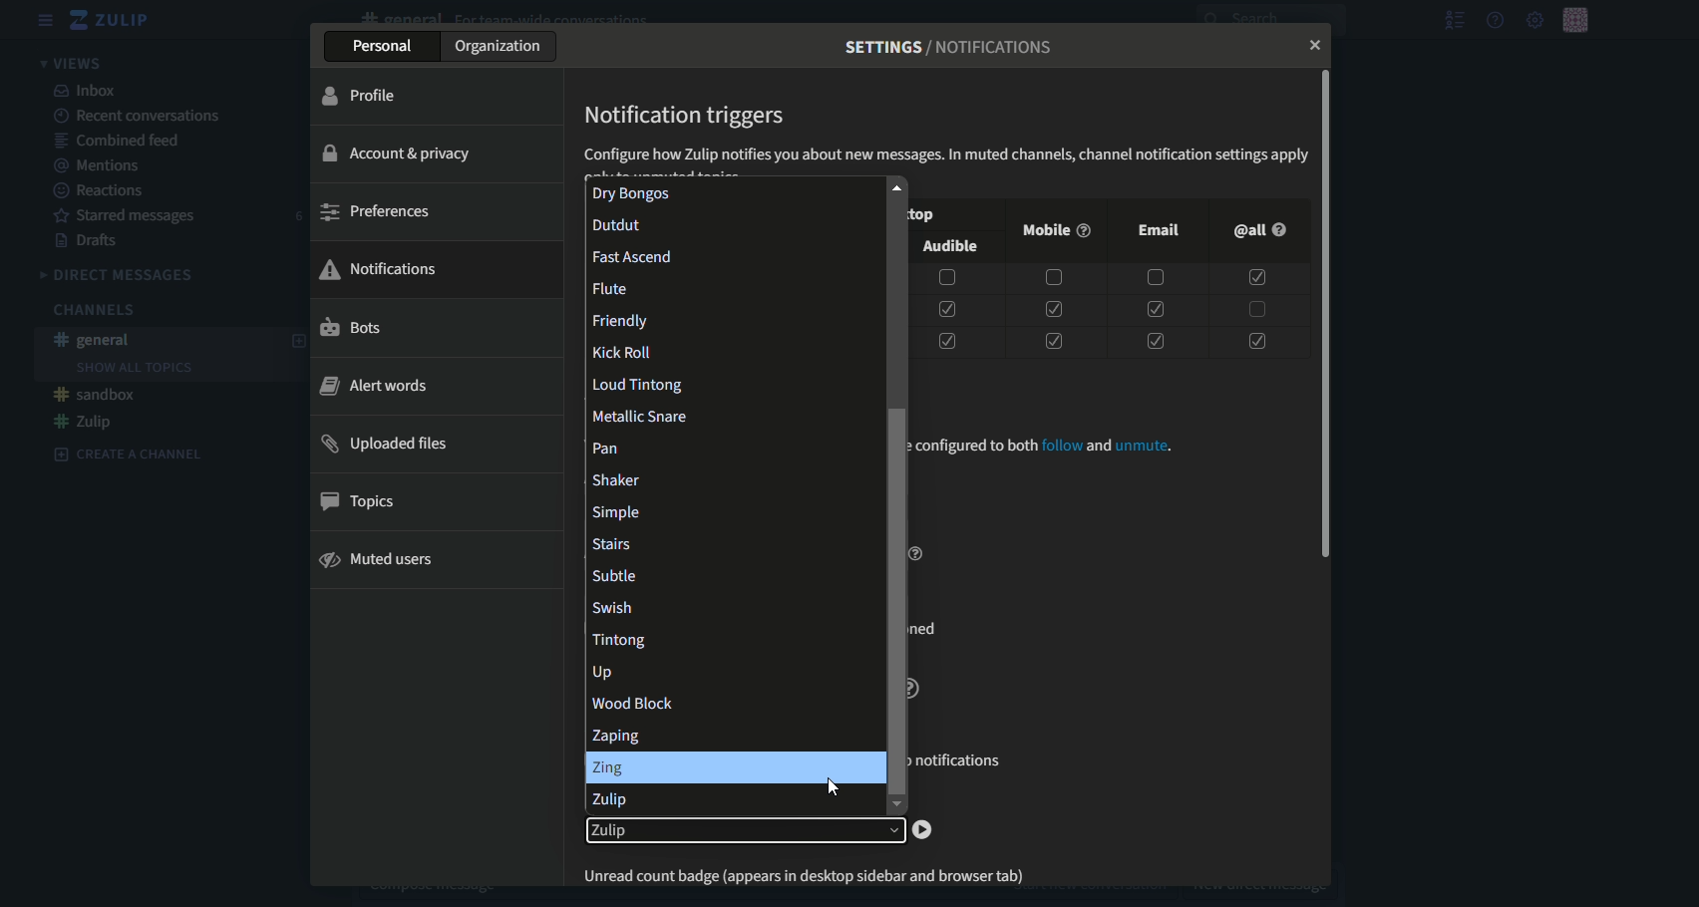 The width and height of the screenshot is (1699, 907). Describe the element at coordinates (735, 606) in the screenshot. I see `swish` at that location.